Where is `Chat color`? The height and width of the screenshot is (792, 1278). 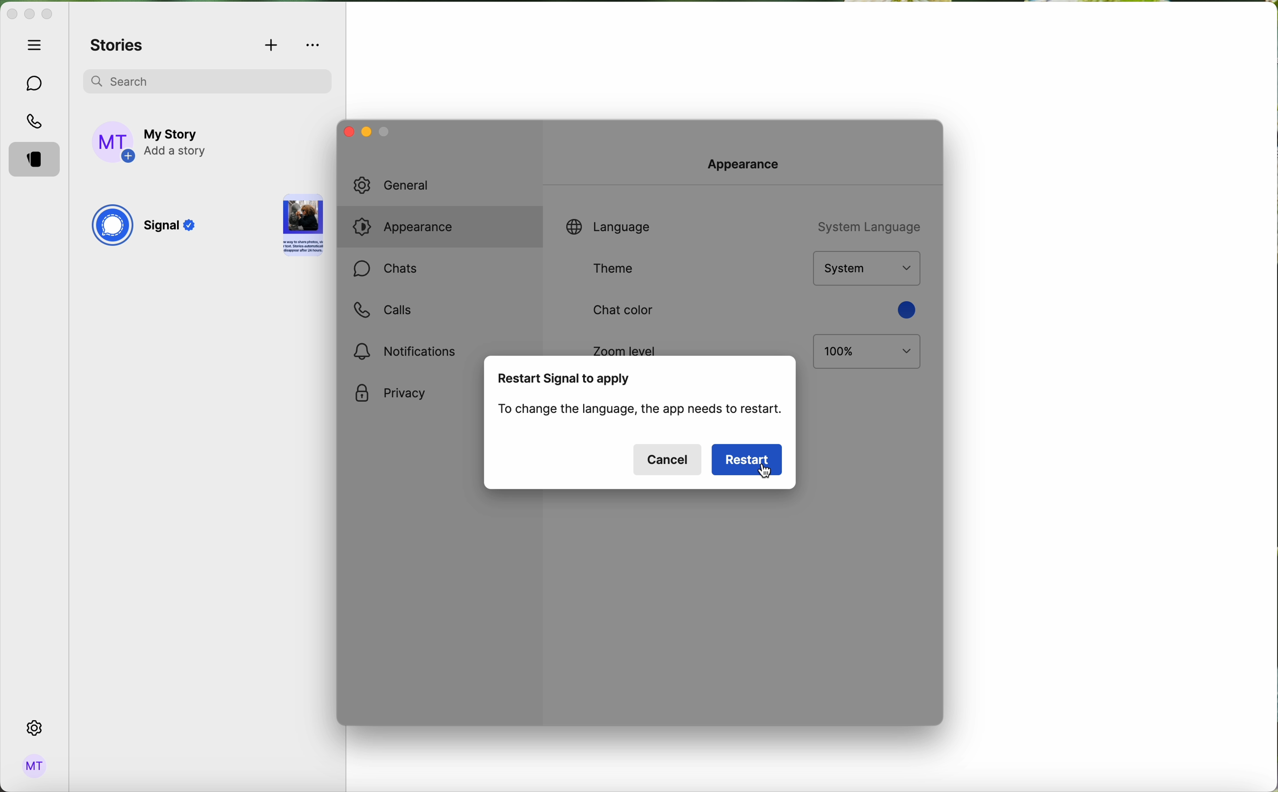
Chat color is located at coordinates (620, 311).